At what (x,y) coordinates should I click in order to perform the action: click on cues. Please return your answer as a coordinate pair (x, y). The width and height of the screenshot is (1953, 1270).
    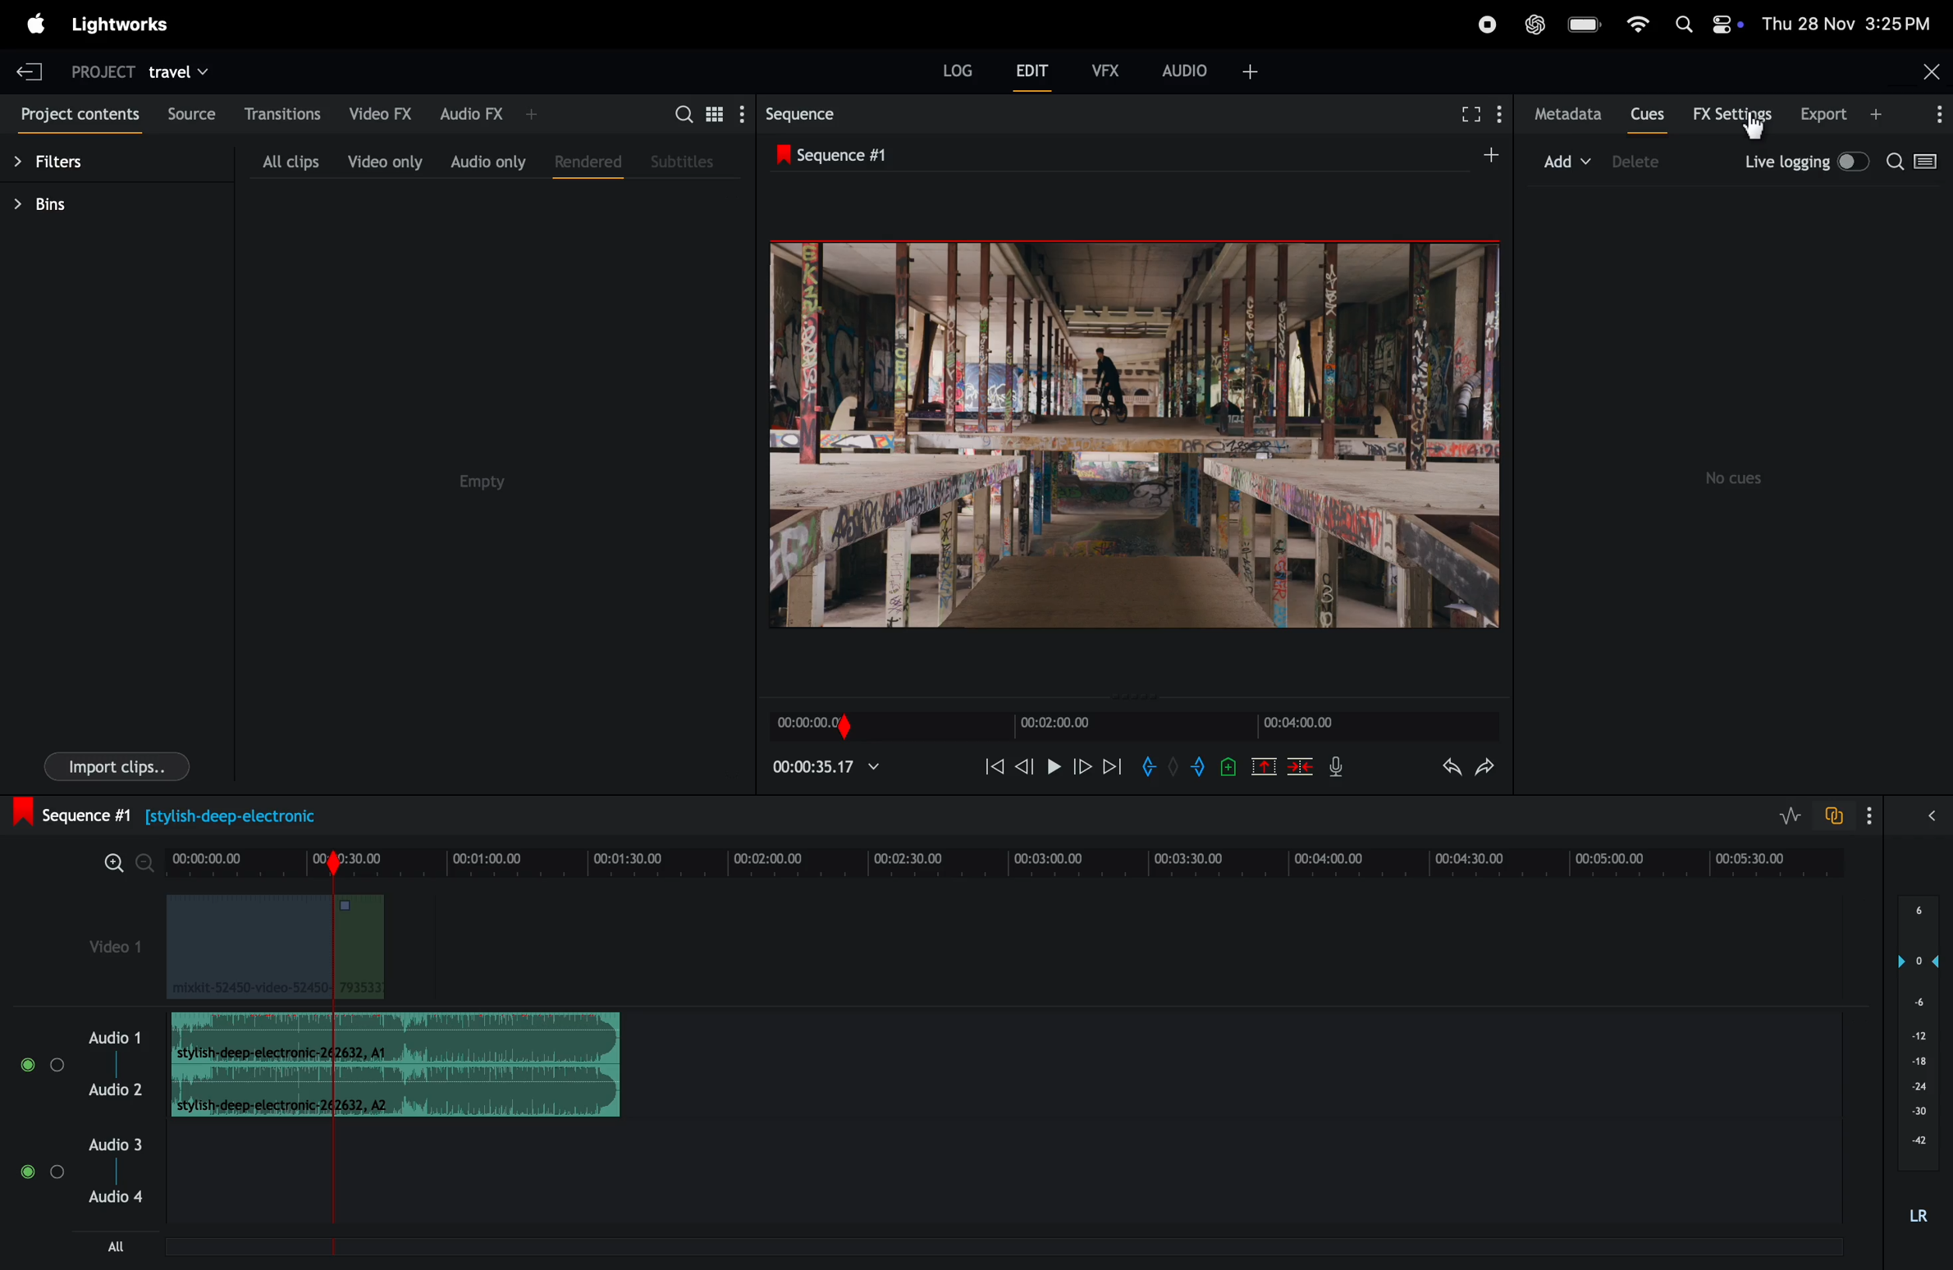
    Looking at the image, I should click on (1647, 113).